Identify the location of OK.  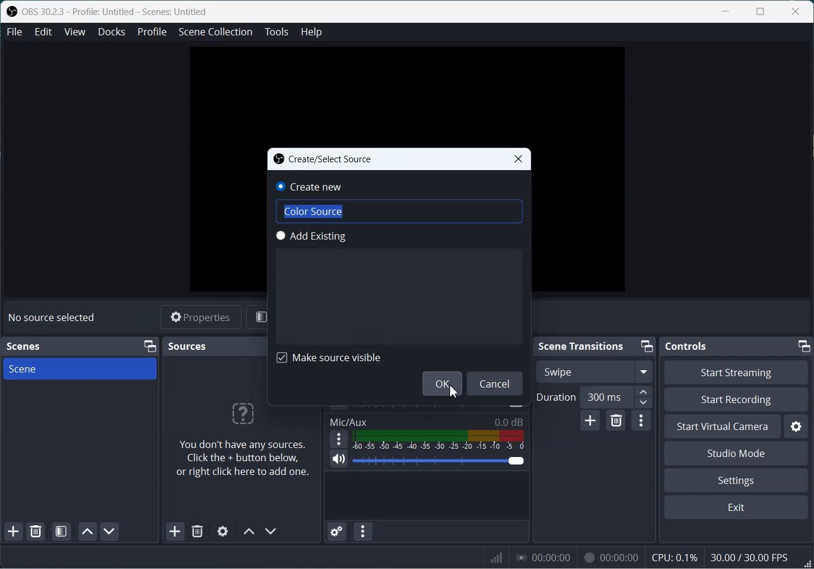
(442, 384).